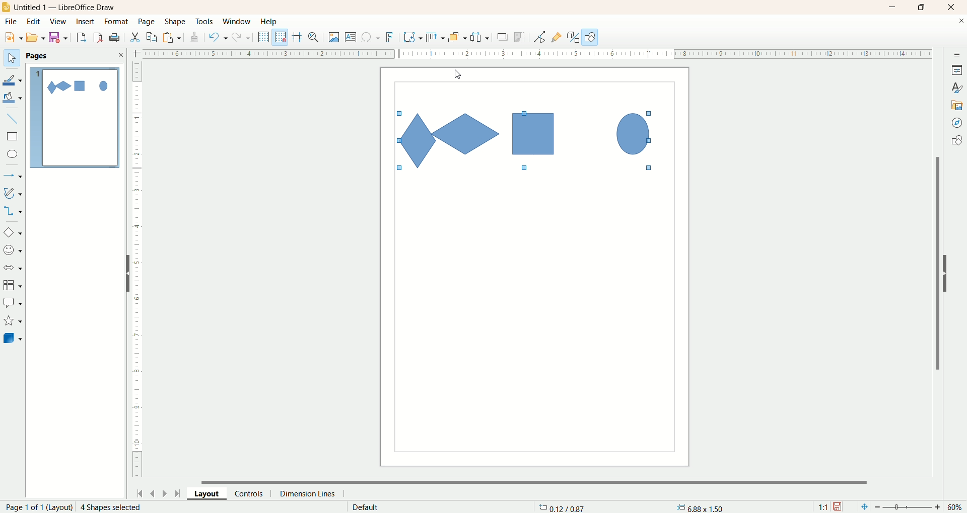 The height and width of the screenshot is (513, 967). I want to click on flowchart, so click(13, 286).